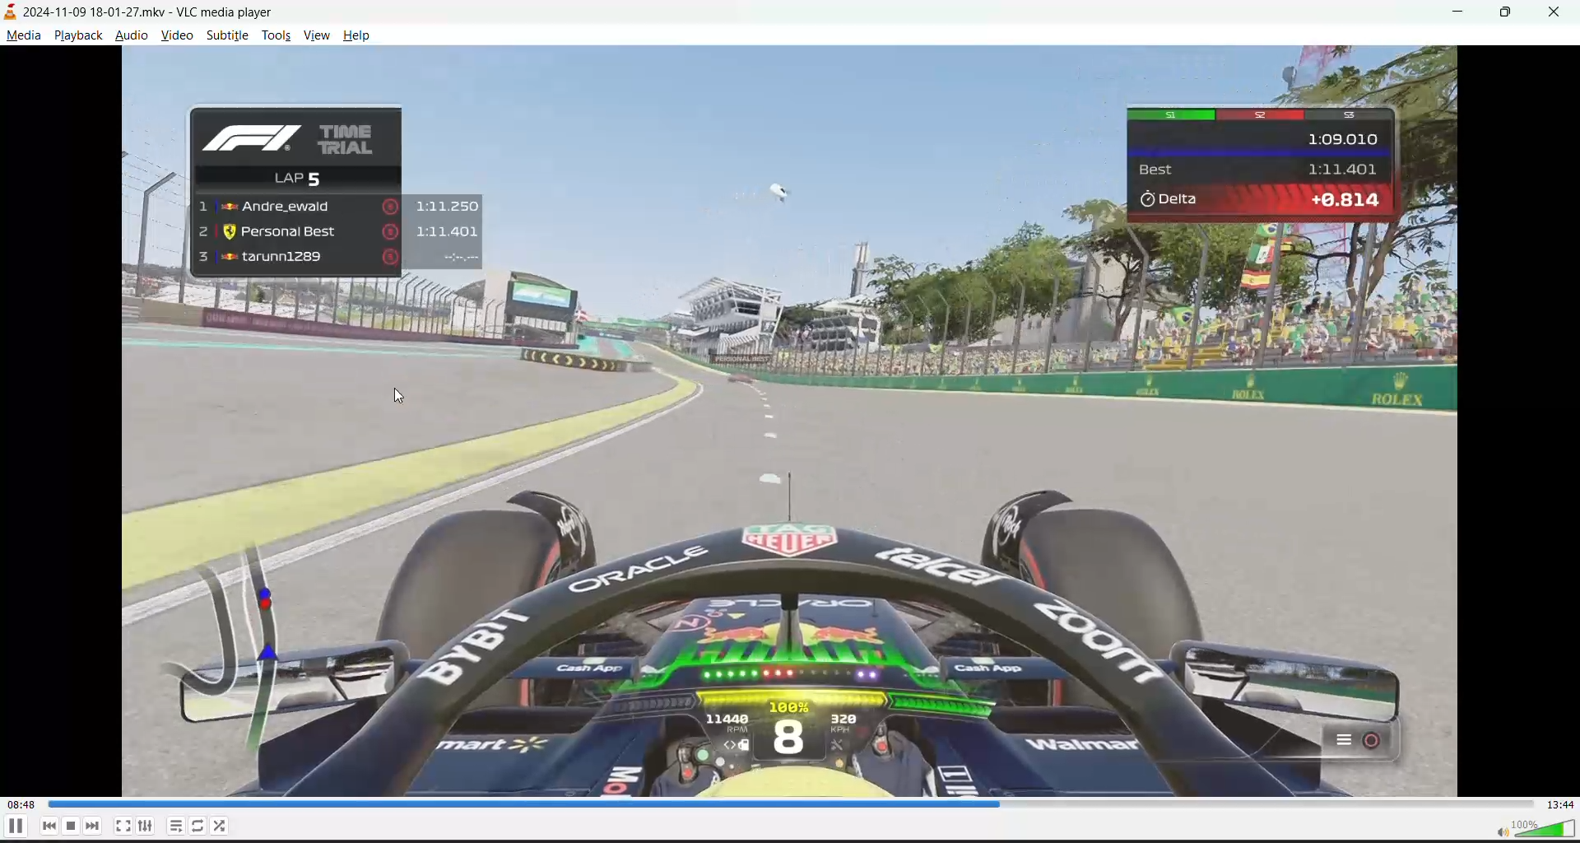 The width and height of the screenshot is (1580, 843). I want to click on loop, so click(200, 824).